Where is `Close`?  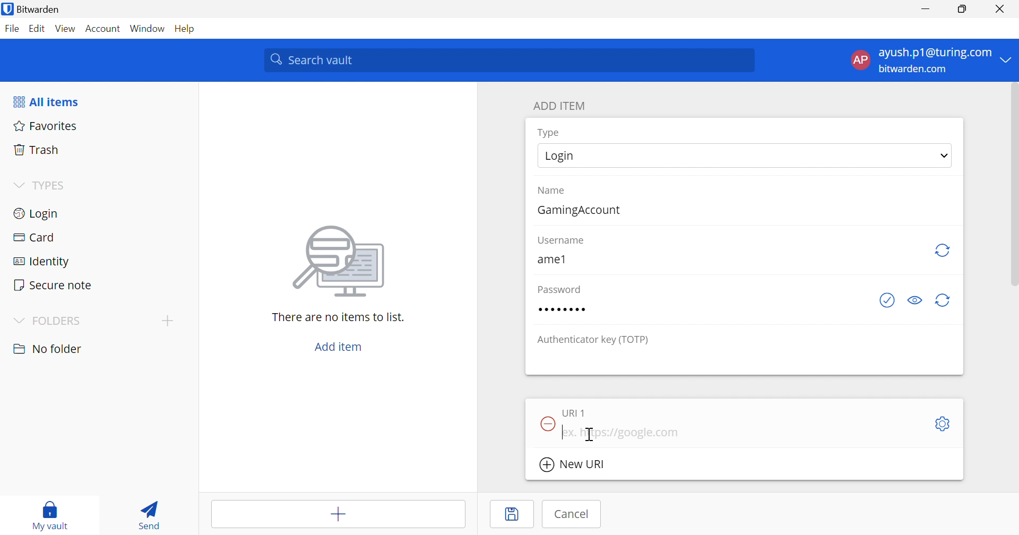 Close is located at coordinates (1001, 10).